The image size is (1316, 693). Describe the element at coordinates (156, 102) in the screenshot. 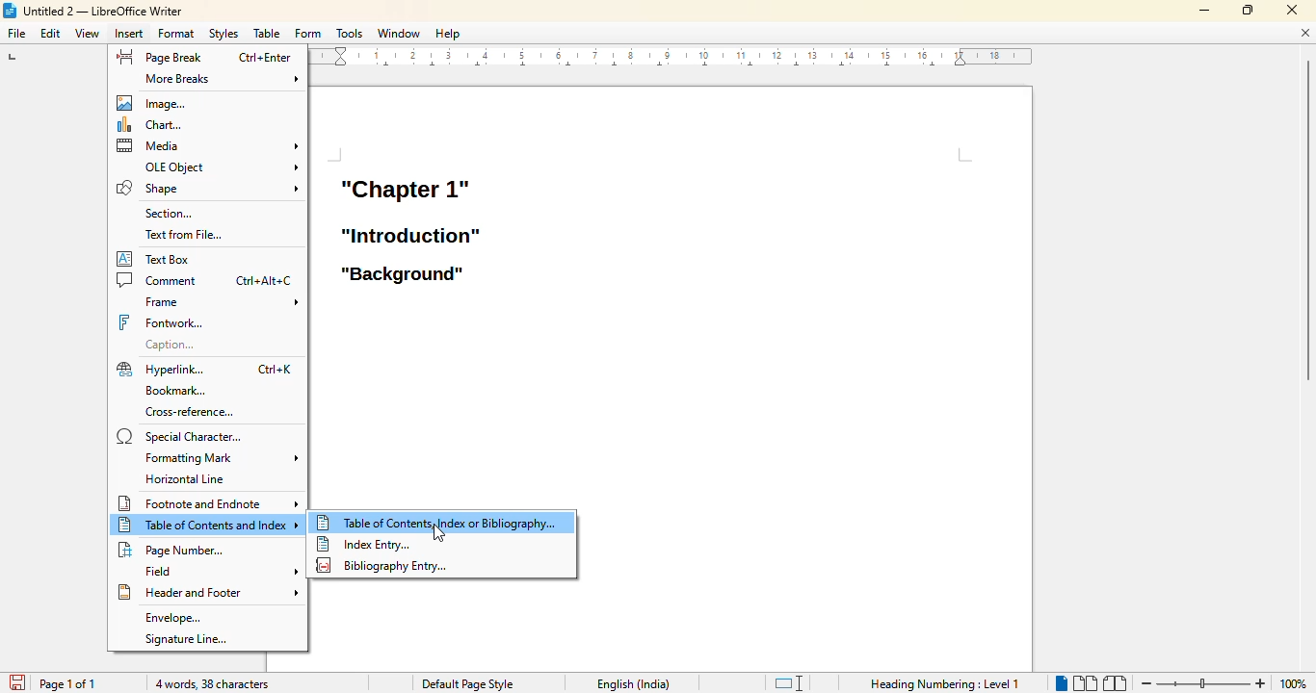

I see `image` at that location.